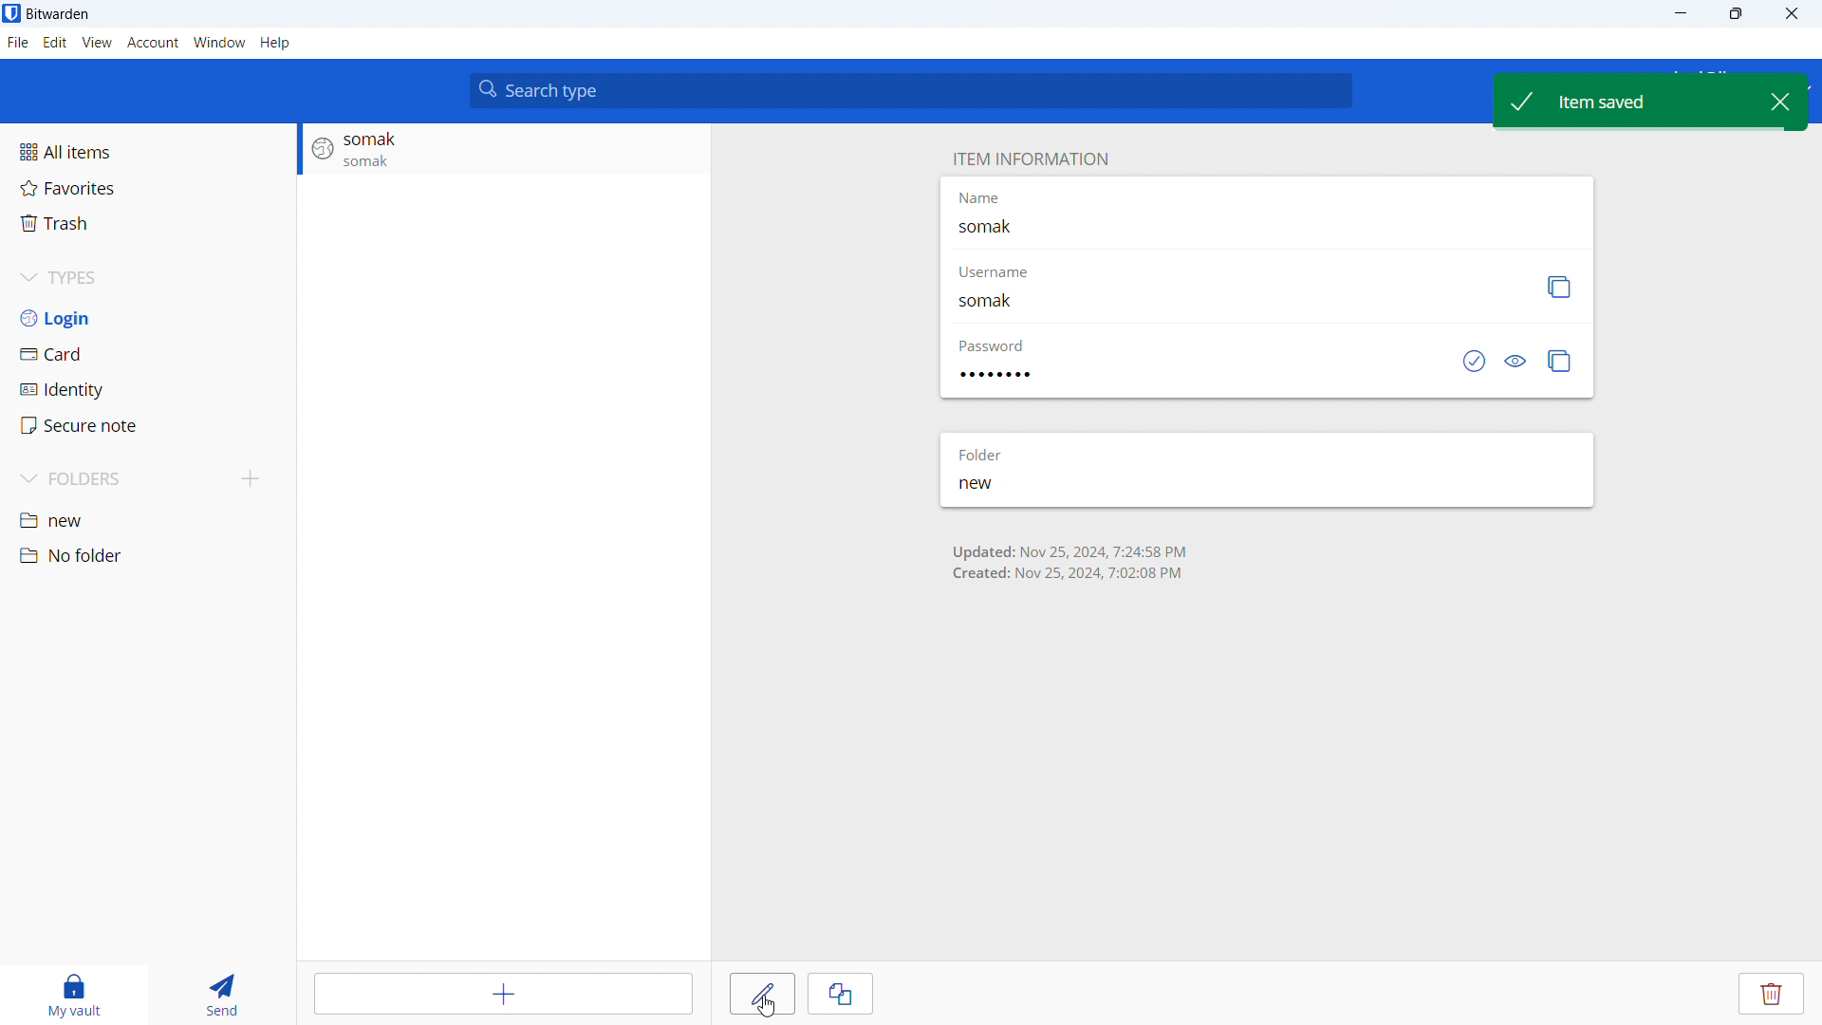 The height and width of the screenshot is (1025, 1822). Describe the element at coordinates (154, 43) in the screenshot. I see `account` at that location.